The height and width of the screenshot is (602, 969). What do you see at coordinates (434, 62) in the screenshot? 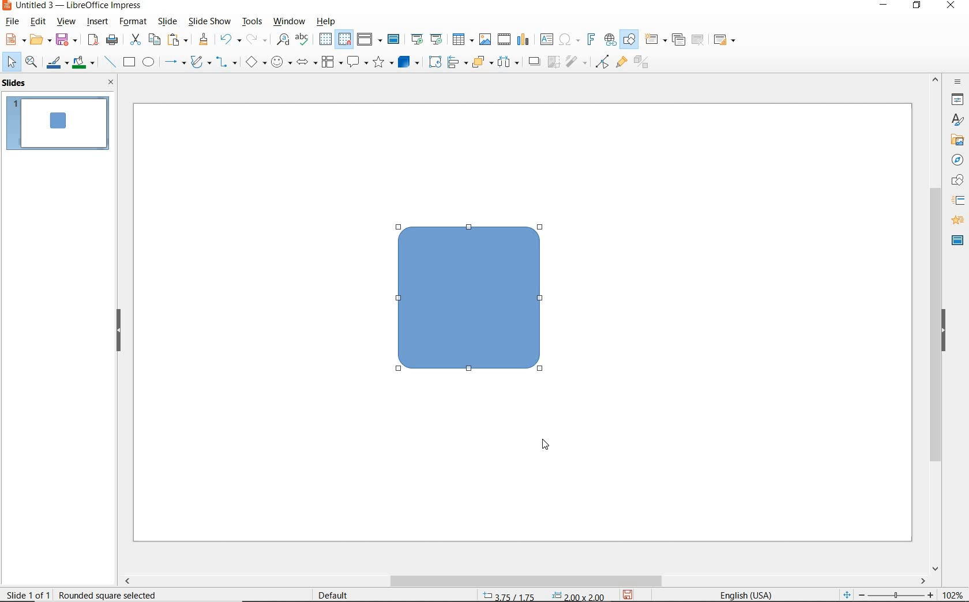
I see `rotate` at bounding box center [434, 62].